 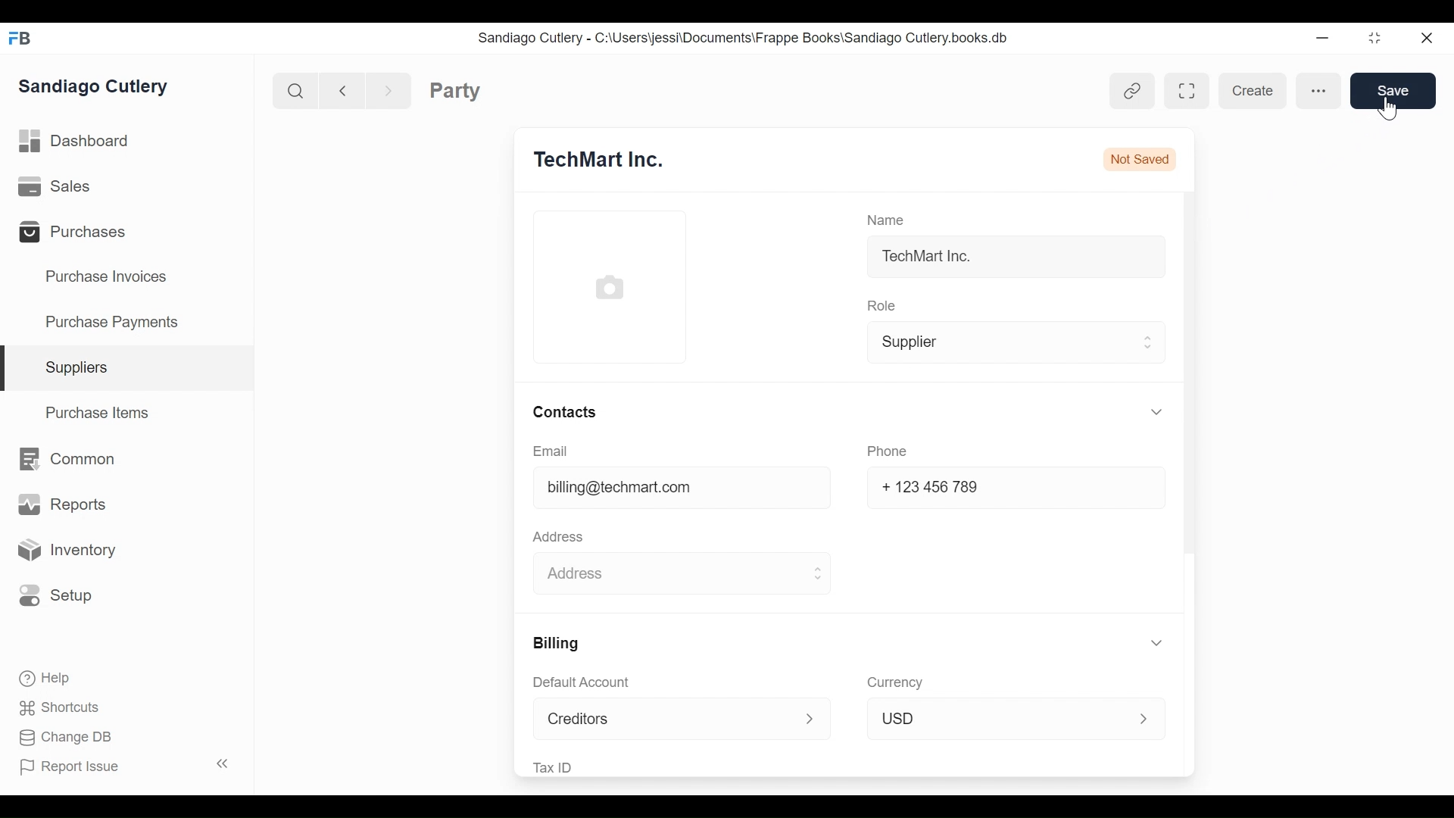 What do you see at coordinates (83, 139) in the screenshot?
I see `Dashboard` at bounding box center [83, 139].